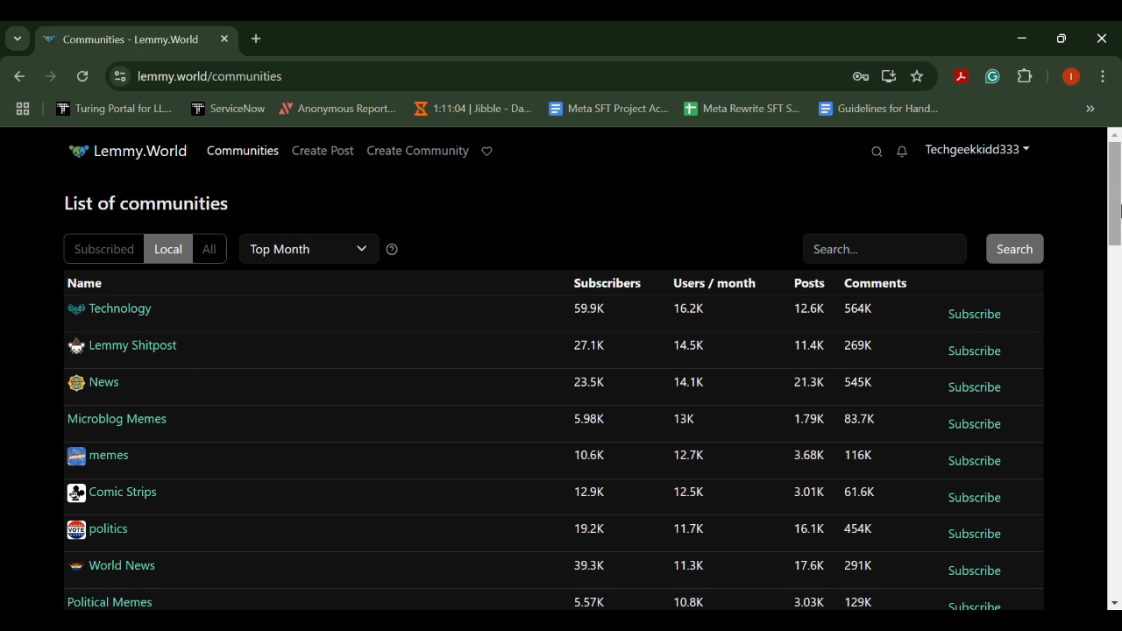  Describe the element at coordinates (974, 608) in the screenshot. I see `Subscribe` at that location.